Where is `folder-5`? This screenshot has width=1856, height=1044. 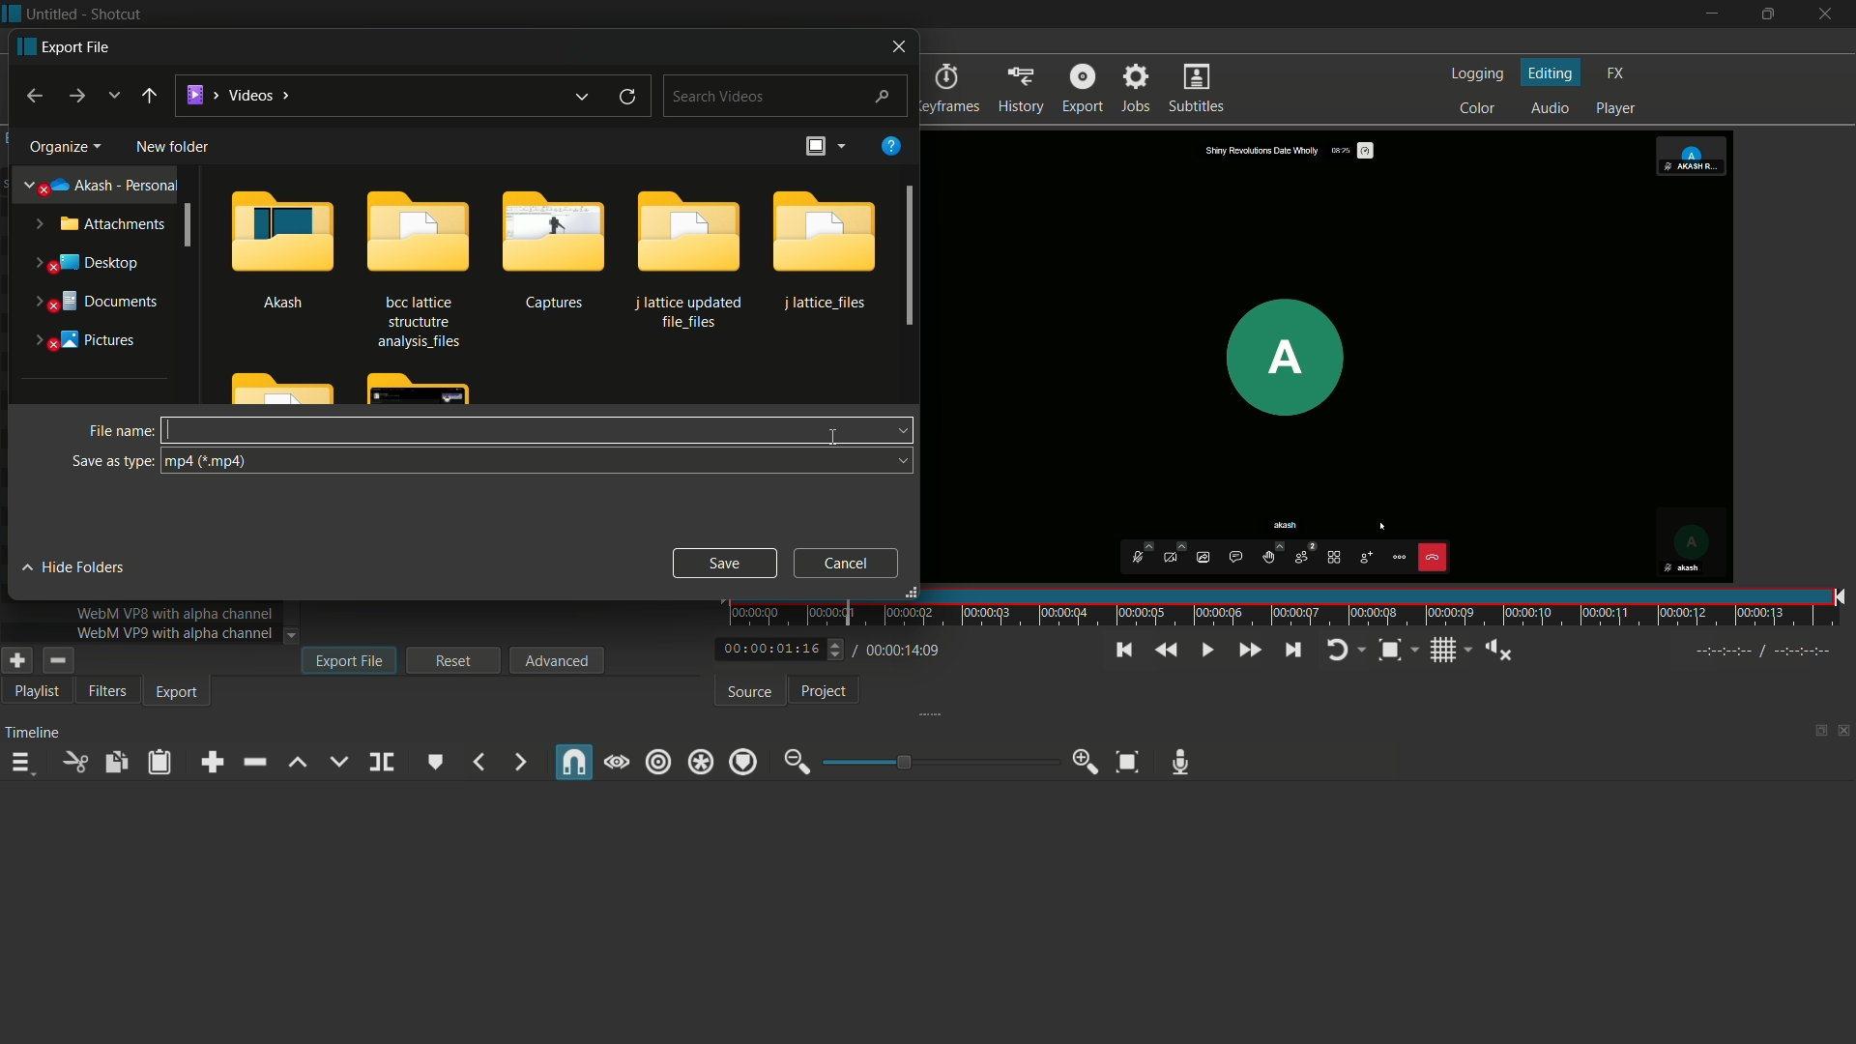
folder-5 is located at coordinates (822, 249).